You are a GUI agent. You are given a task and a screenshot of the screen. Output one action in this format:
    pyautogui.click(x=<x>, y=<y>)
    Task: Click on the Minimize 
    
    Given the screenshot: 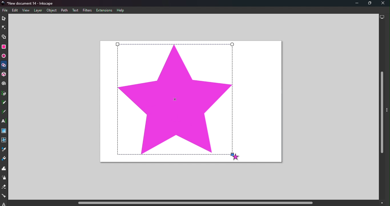 What is the action you would take?
    pyautogui.click(x=354, y=3)
    